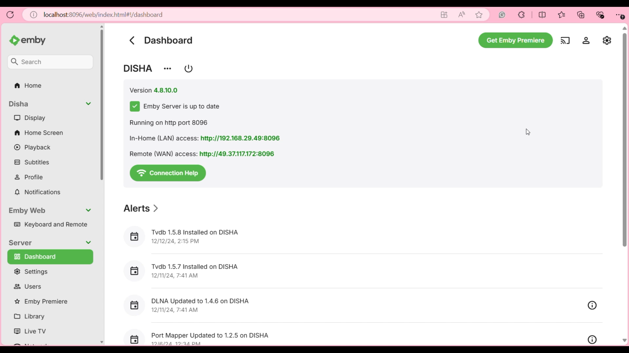 The image size is (629, 353). I want to click on Browser settings, so click(619, 15).